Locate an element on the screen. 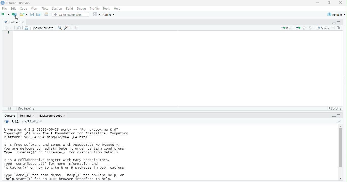 The width and height of the screenshot is (347, 182). plots is located at coordinates (45, 8).